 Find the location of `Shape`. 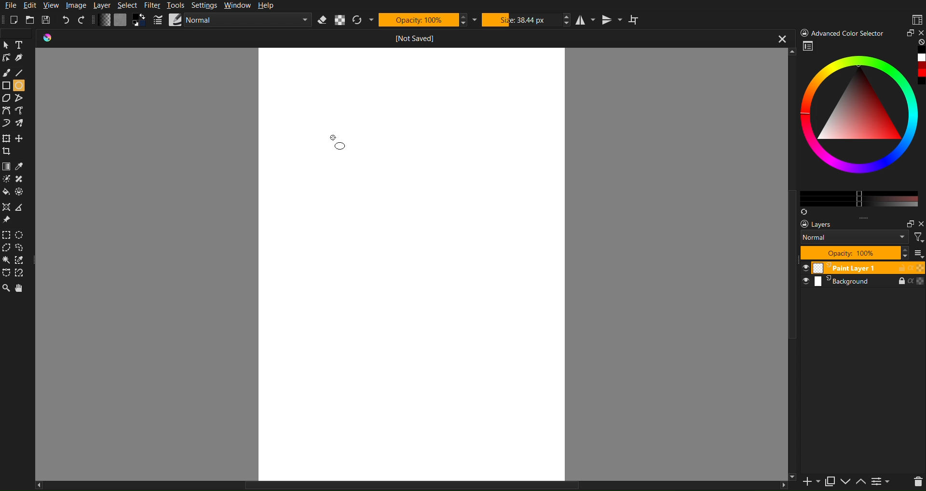

Shape is located at coordinates (18, 191).